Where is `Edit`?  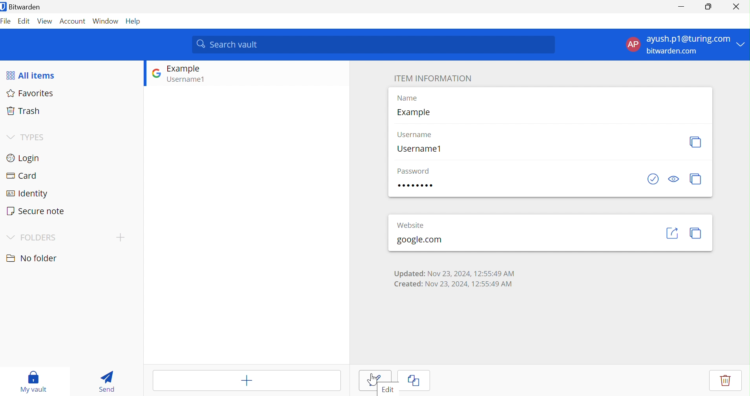 Edit is located at coordinates (24, 22).